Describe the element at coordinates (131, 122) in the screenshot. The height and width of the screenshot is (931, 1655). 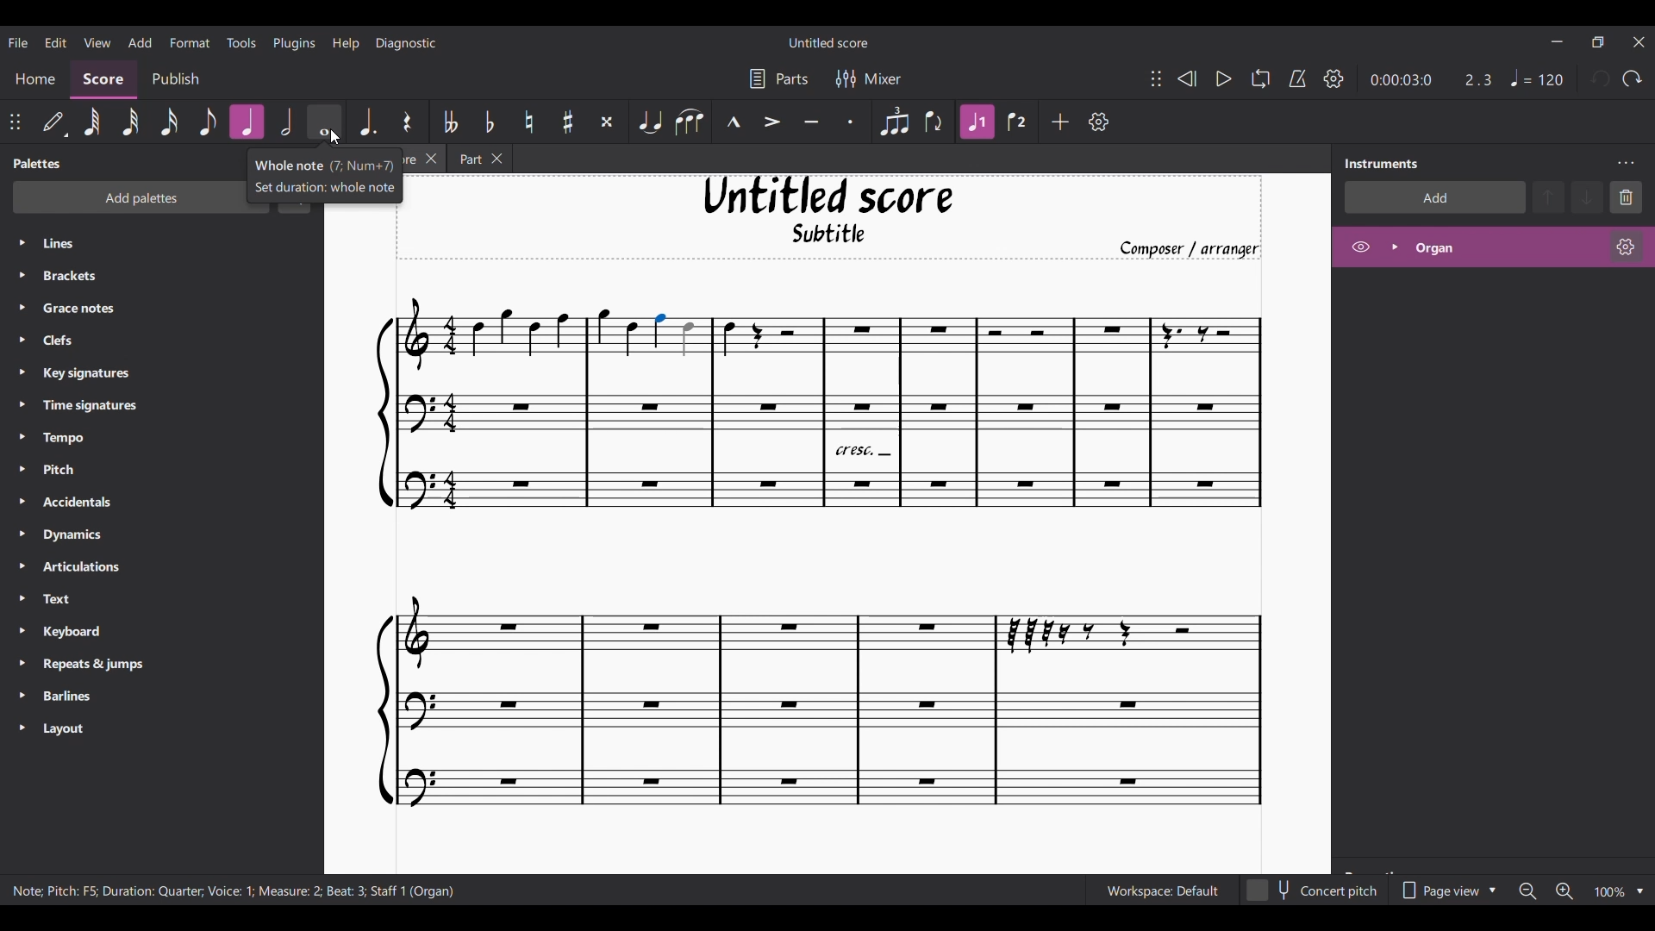
I see `32nd note` at that location.